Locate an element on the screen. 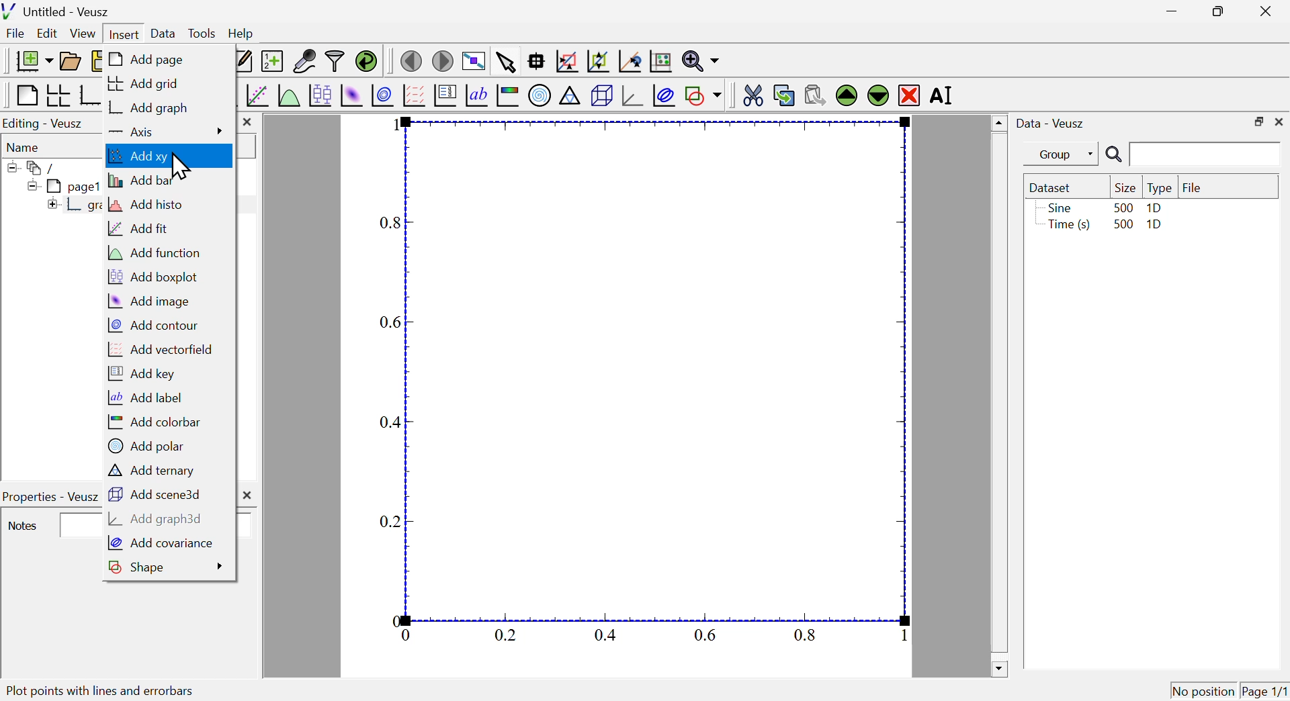 This screenshot has width=1290, height=701. plot a function is located at coordinates (288, 95).